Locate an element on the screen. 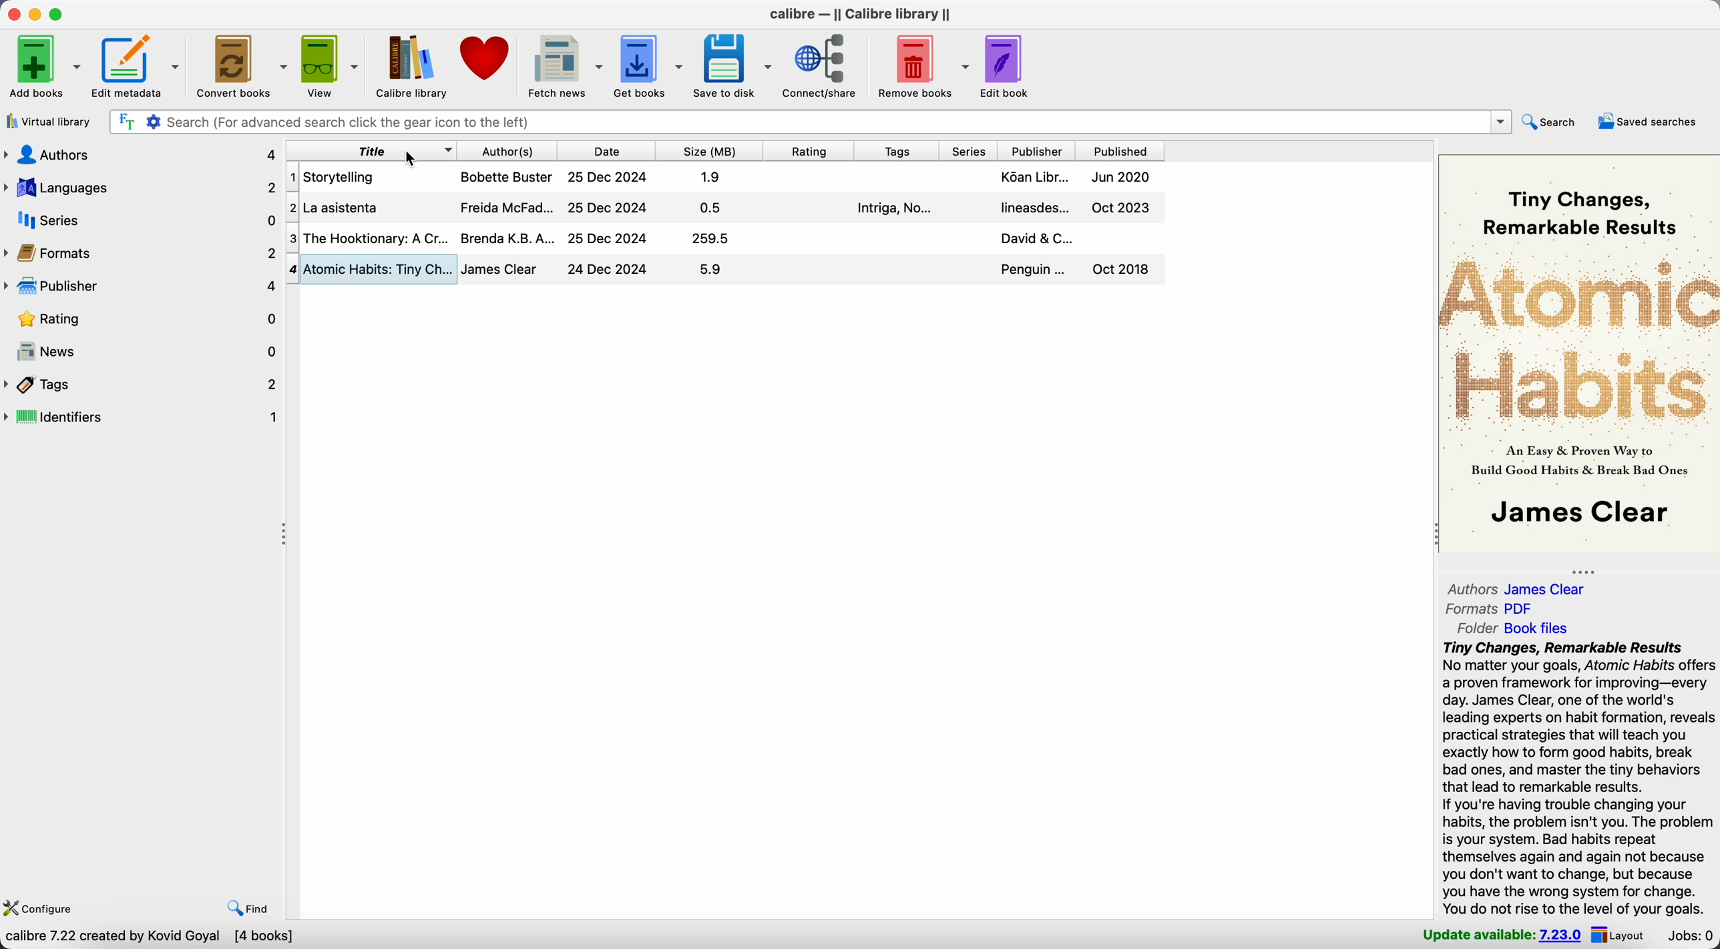 This screenshot has width=1720, height=949. 4 is located at coordinates (294, 268).